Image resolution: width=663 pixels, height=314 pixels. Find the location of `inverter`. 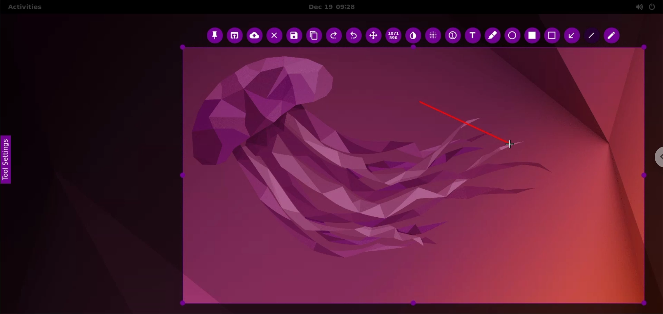

inverter is located at coordinates (413, 36).